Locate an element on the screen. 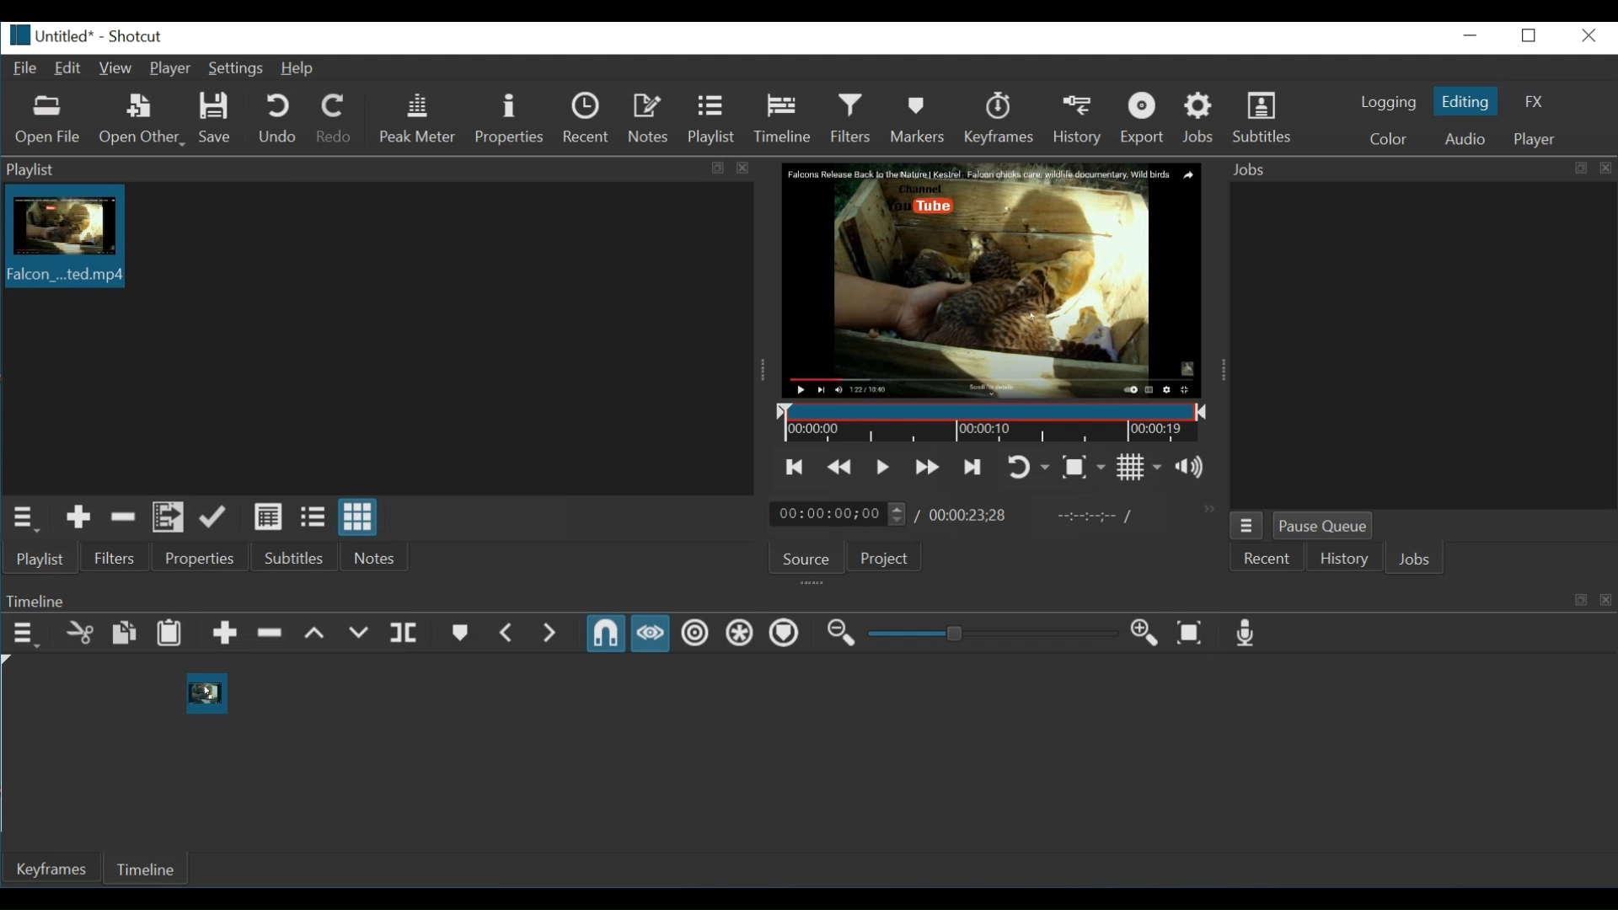 The image size is (1618, 910). Close is located at coordinates (1586, 35).